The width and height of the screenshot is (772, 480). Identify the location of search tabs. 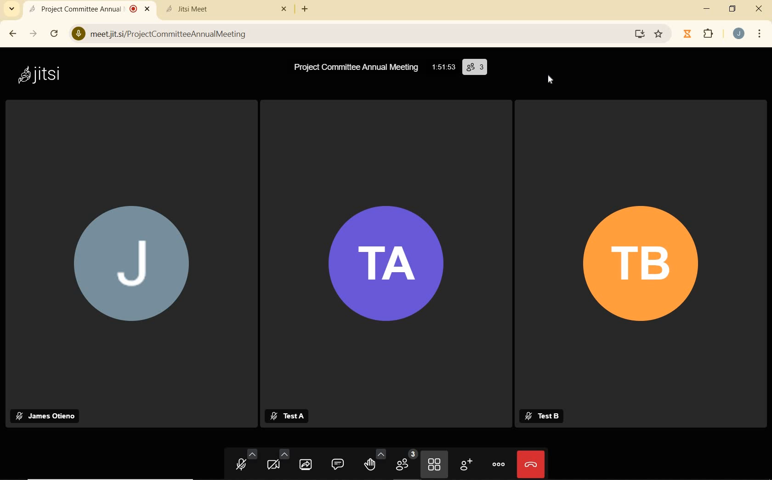
(11, 9).